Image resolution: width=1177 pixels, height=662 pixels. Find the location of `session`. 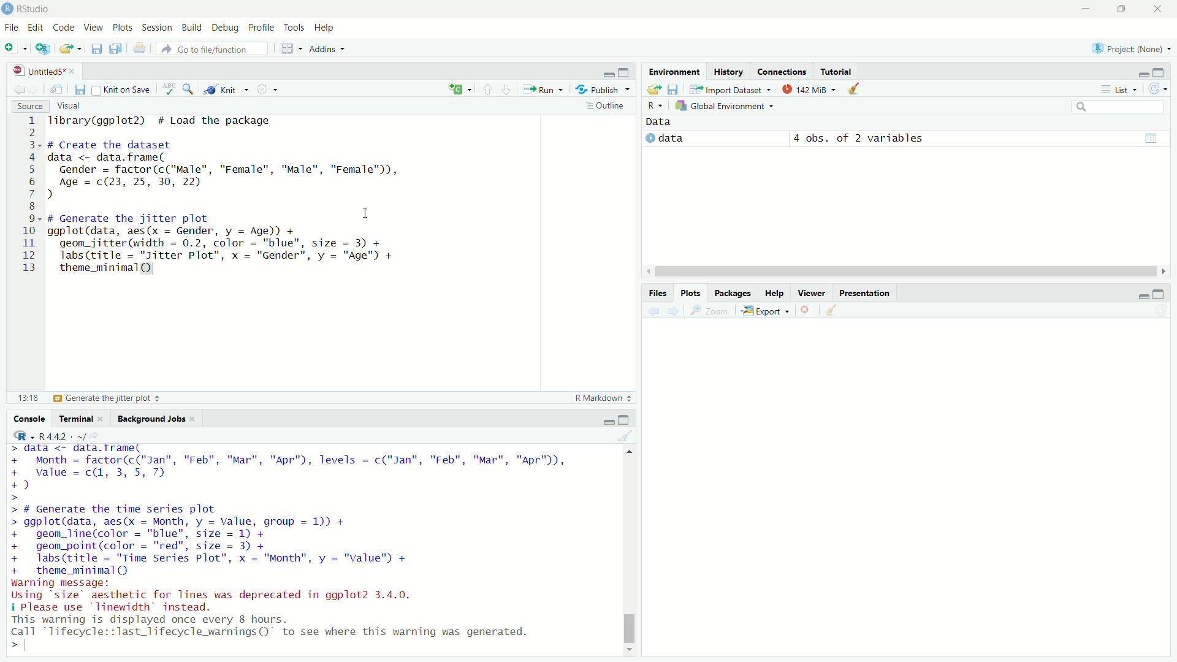

session is located at coordinates (156, 26).